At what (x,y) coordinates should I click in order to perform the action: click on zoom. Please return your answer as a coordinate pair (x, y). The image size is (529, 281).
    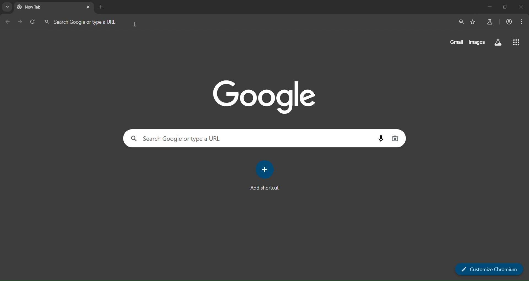
    Looking at the image, I should click on (460, 23).